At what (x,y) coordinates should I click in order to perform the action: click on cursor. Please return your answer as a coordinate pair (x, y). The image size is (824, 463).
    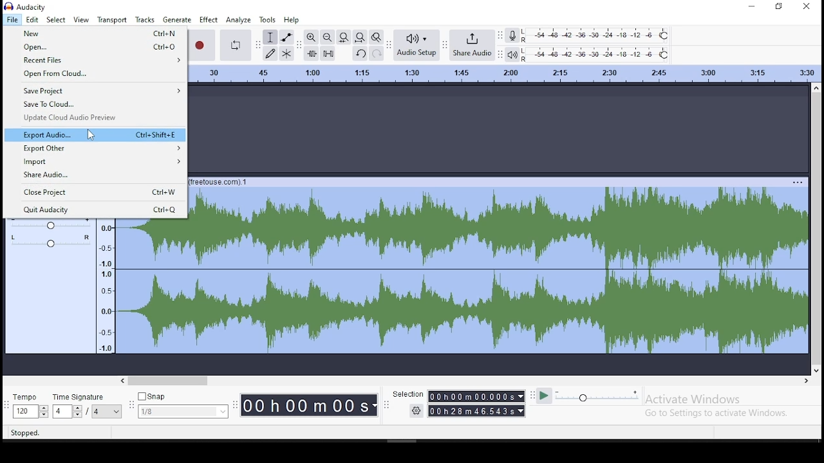
    Looking at the image, I should click on (92, 134).